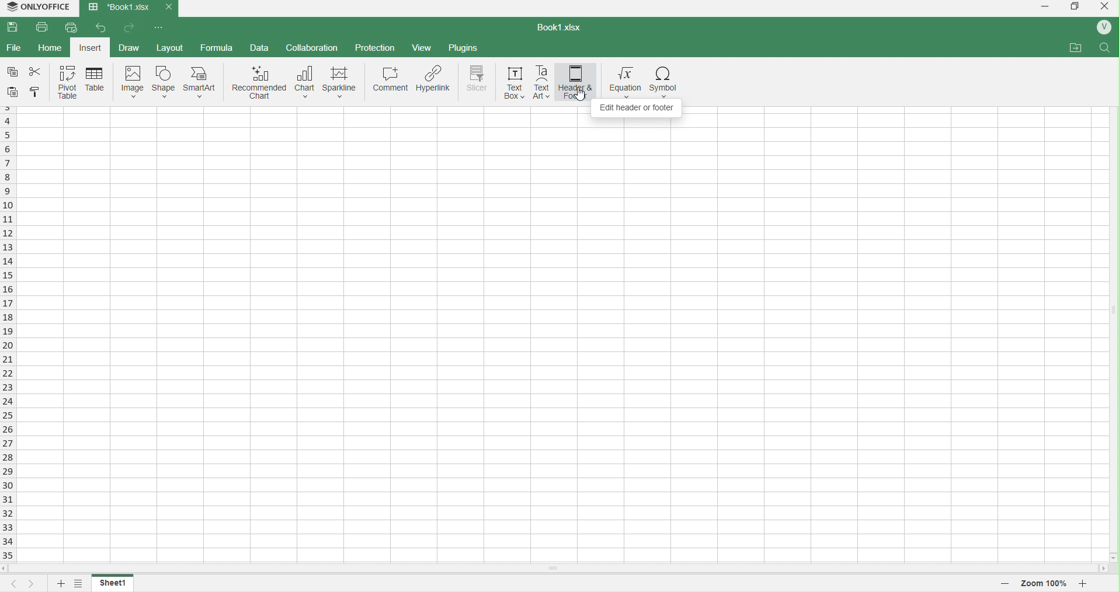 This screenshot has width=1119, height=592. Describe the element at coordinates (1104, 569) in the screenshot. I see `move right` at that location.